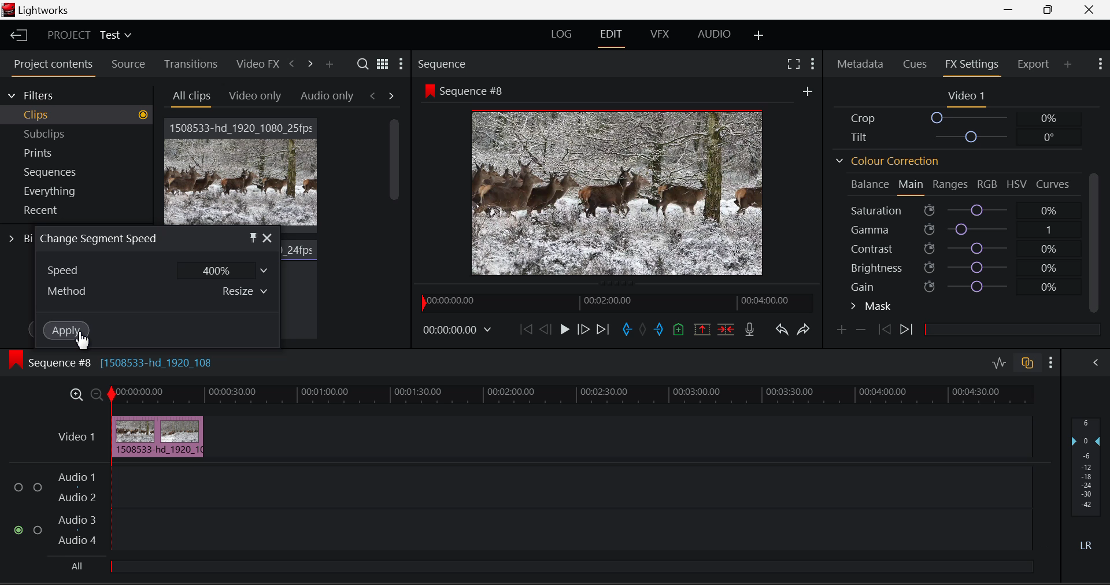  Describe the element at coordinates (84, 115) in the screenshot. I see `Clips filter Selected` at that location.